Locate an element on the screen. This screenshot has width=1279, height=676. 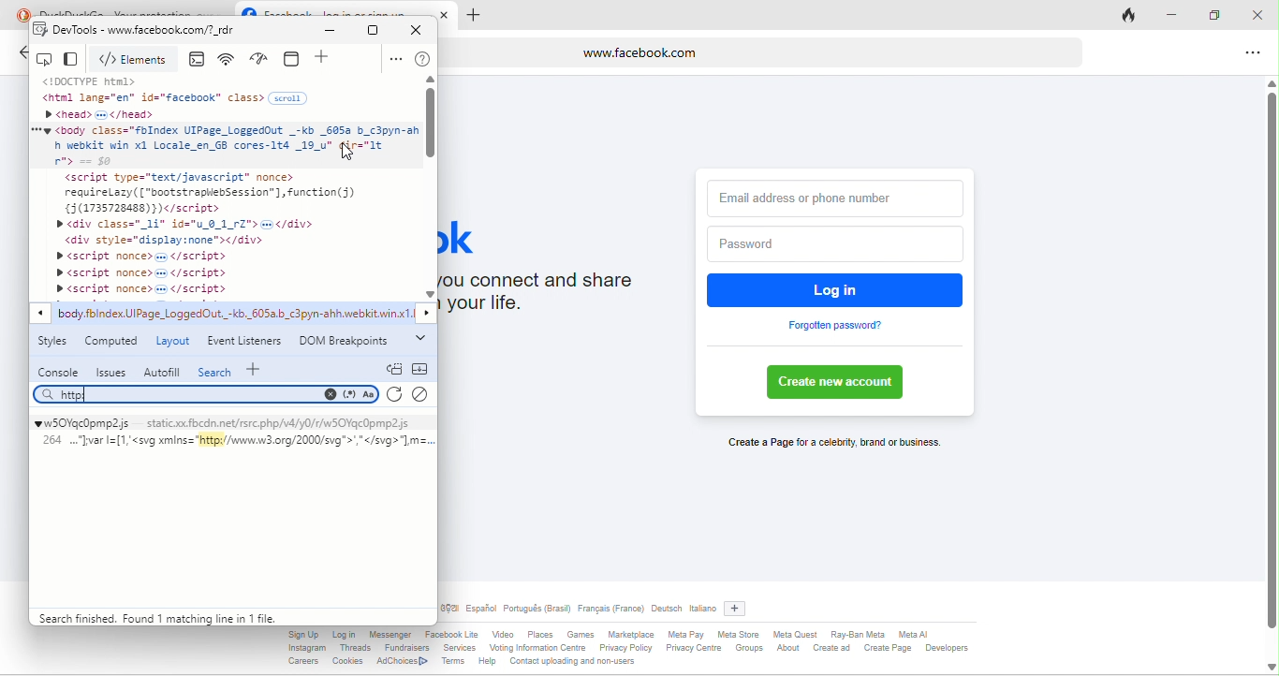
add is located at coordinates (257, 368).